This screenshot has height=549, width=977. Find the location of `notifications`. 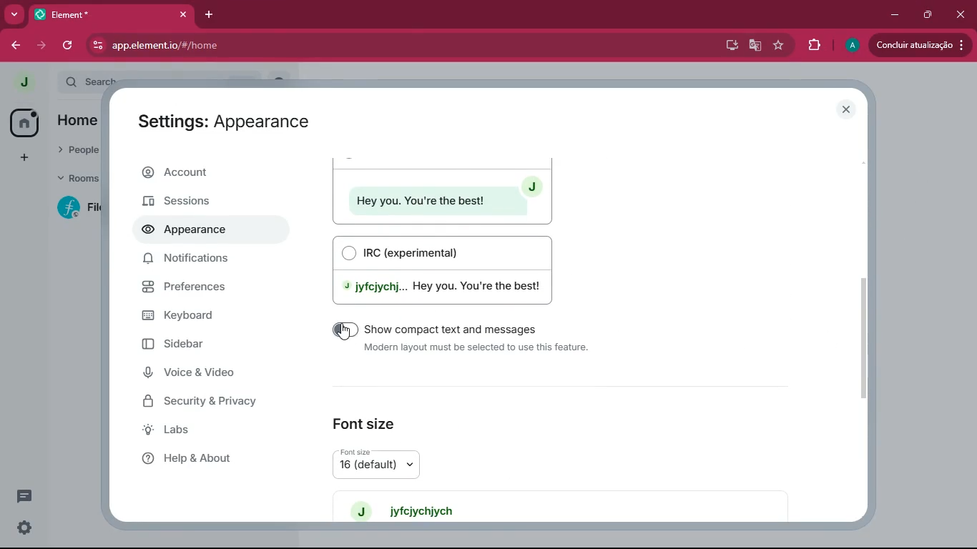

notifications is located at coordinates (204, 262).